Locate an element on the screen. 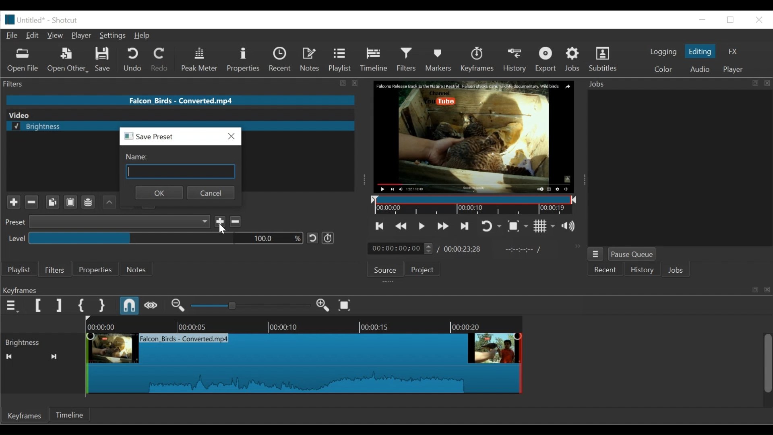  Jobs is located at coordinates (677, 271).